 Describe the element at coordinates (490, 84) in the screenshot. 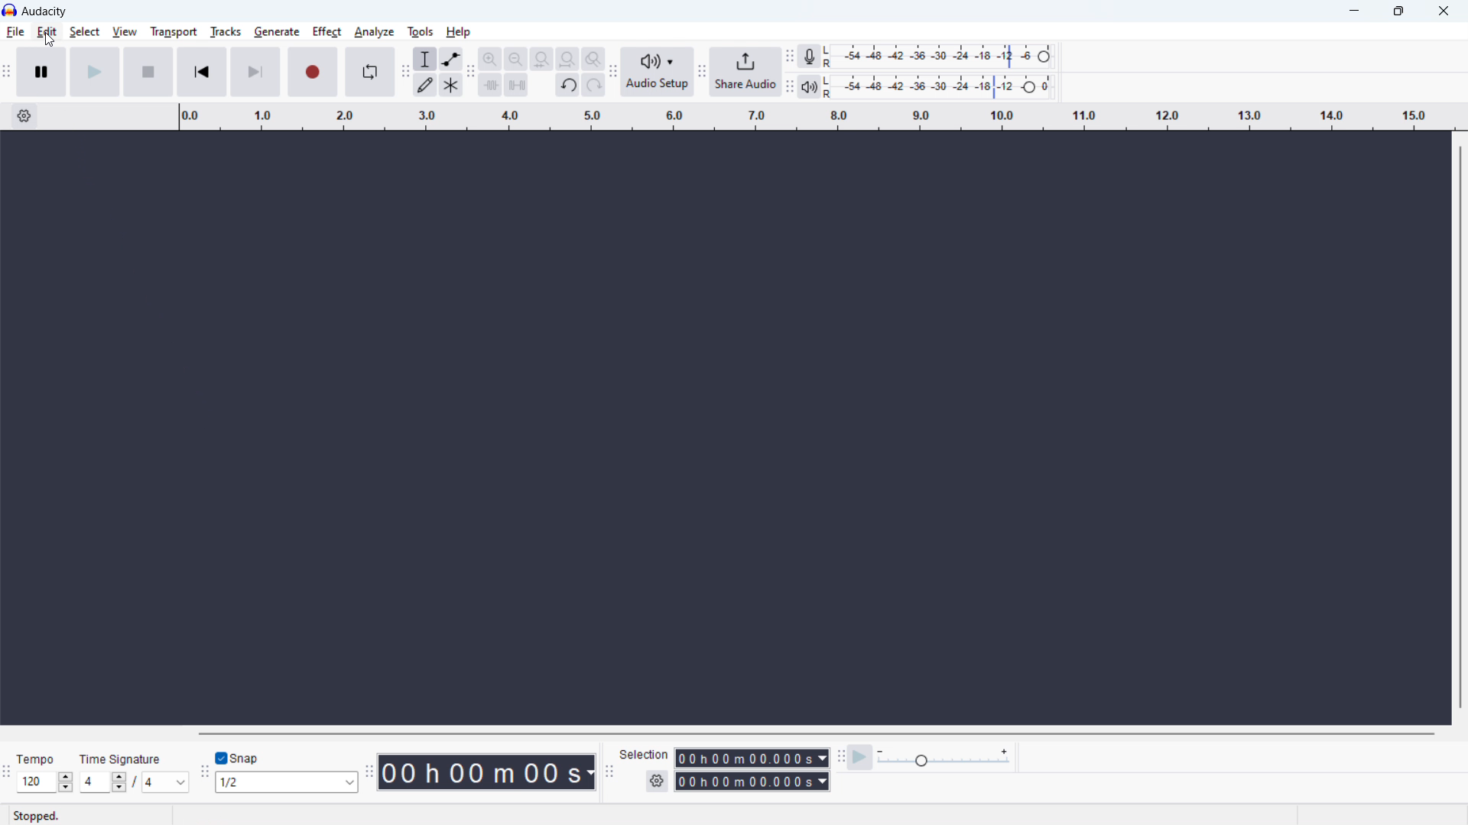

I see `trim audio outside selection` at that location.